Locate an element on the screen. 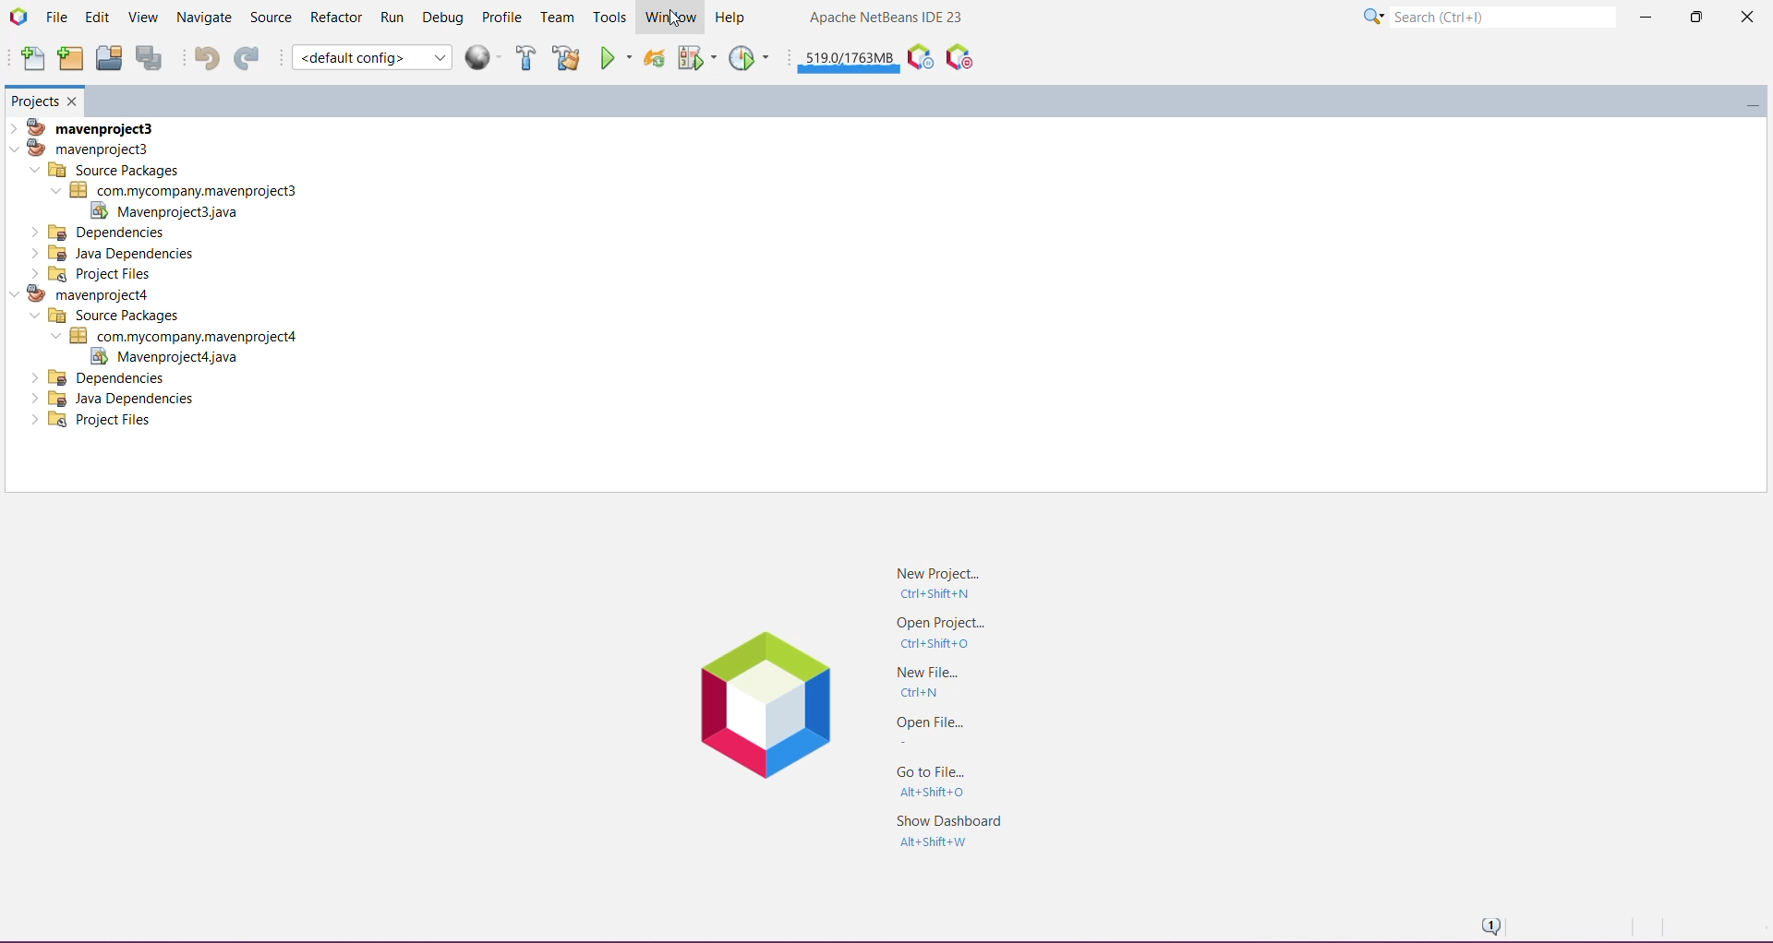 The height and width of the screenshot is (943, 1773).  is located at coordinates (486, 57).